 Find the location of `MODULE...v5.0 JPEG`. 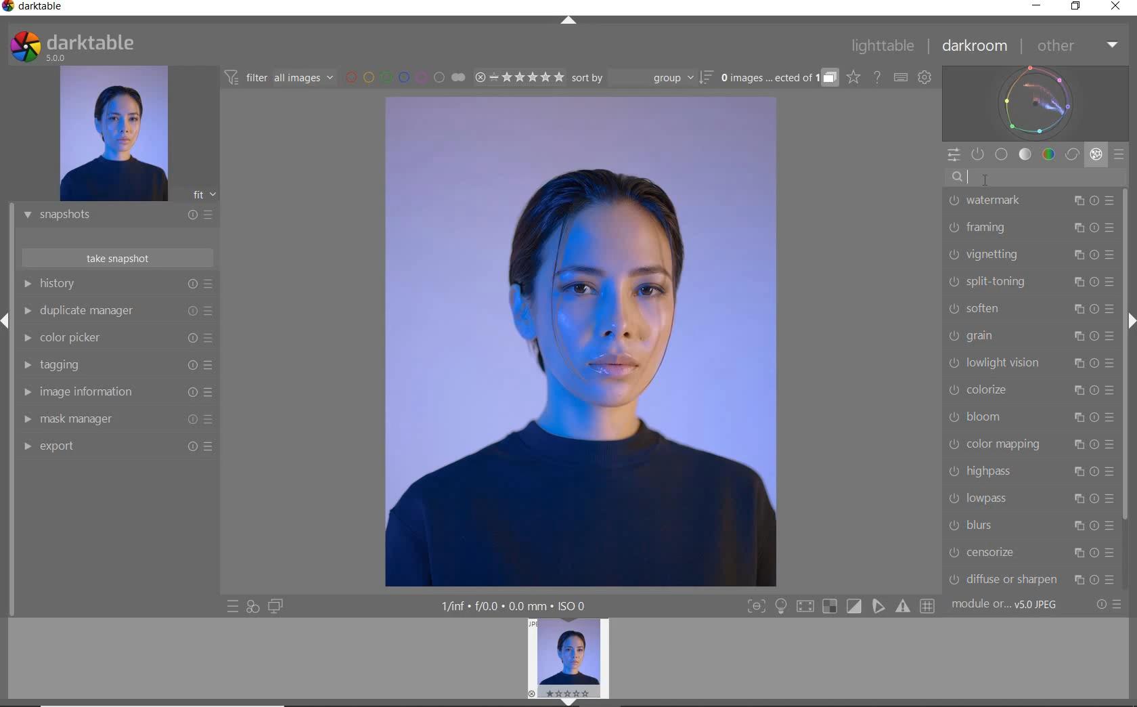

MODULE...v5.0 JPEG is located at coordinates (1015, 605).